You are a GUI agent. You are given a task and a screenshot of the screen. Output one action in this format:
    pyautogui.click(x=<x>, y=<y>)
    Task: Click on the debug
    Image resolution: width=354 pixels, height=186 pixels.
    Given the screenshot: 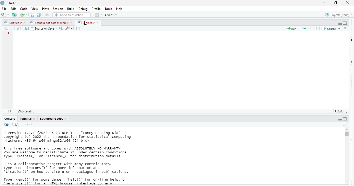 What is the action you would take?
    pyautogui.click(x=82, y=9)
    